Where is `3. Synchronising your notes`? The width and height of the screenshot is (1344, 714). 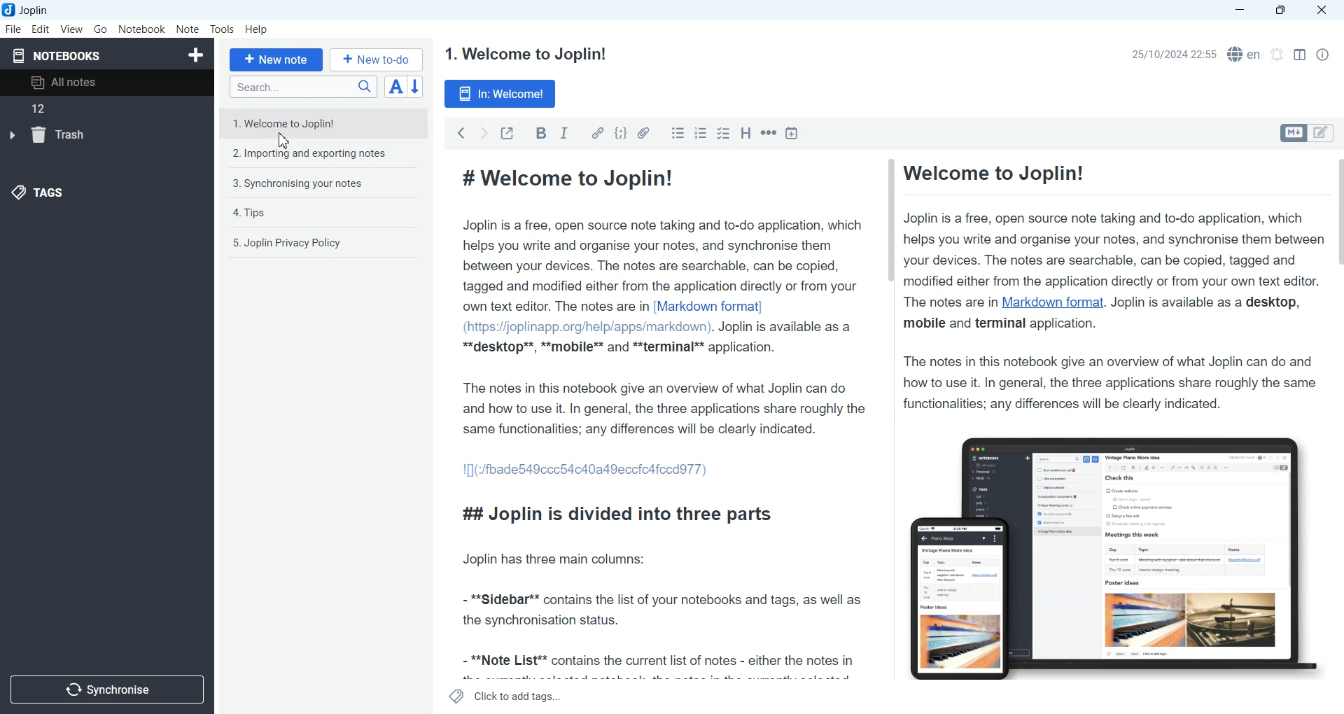
3. Synchronising your notes is located at coordinates (297, 184).